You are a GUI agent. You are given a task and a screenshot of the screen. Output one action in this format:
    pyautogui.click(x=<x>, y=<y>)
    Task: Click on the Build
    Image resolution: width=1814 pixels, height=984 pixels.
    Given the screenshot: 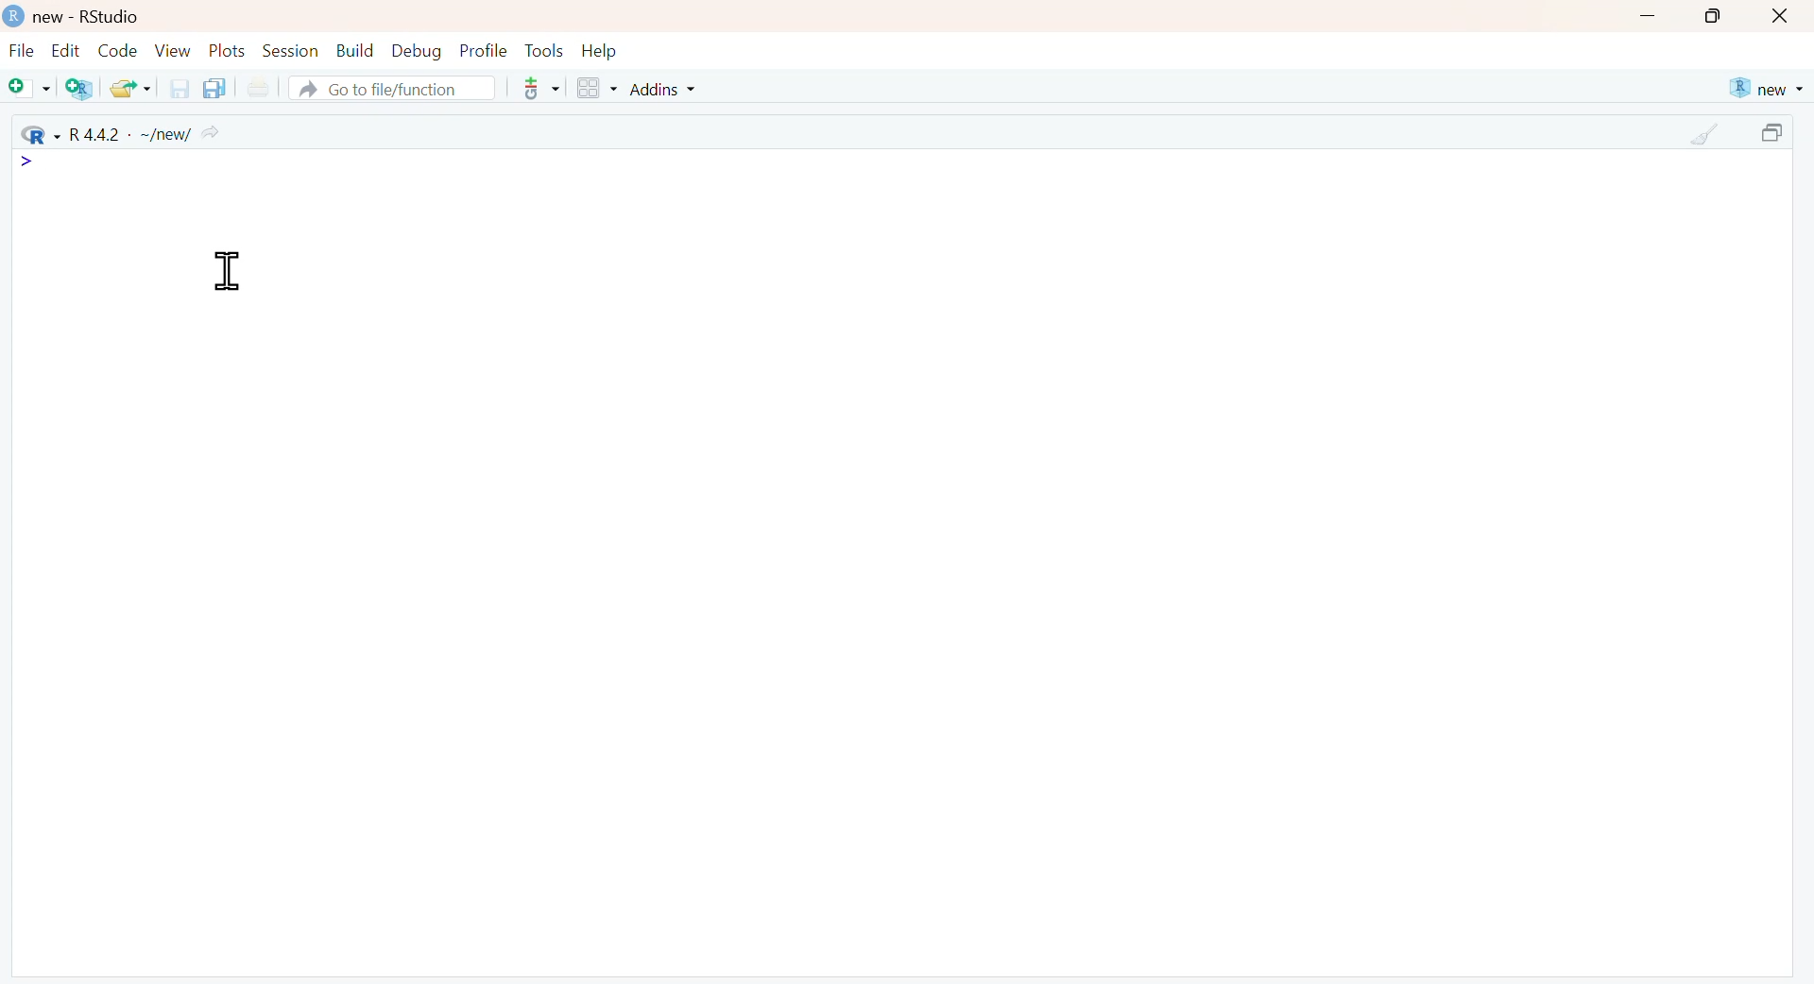 What is the action you would take?
    pyautogui.click(x=356, y=51)
    